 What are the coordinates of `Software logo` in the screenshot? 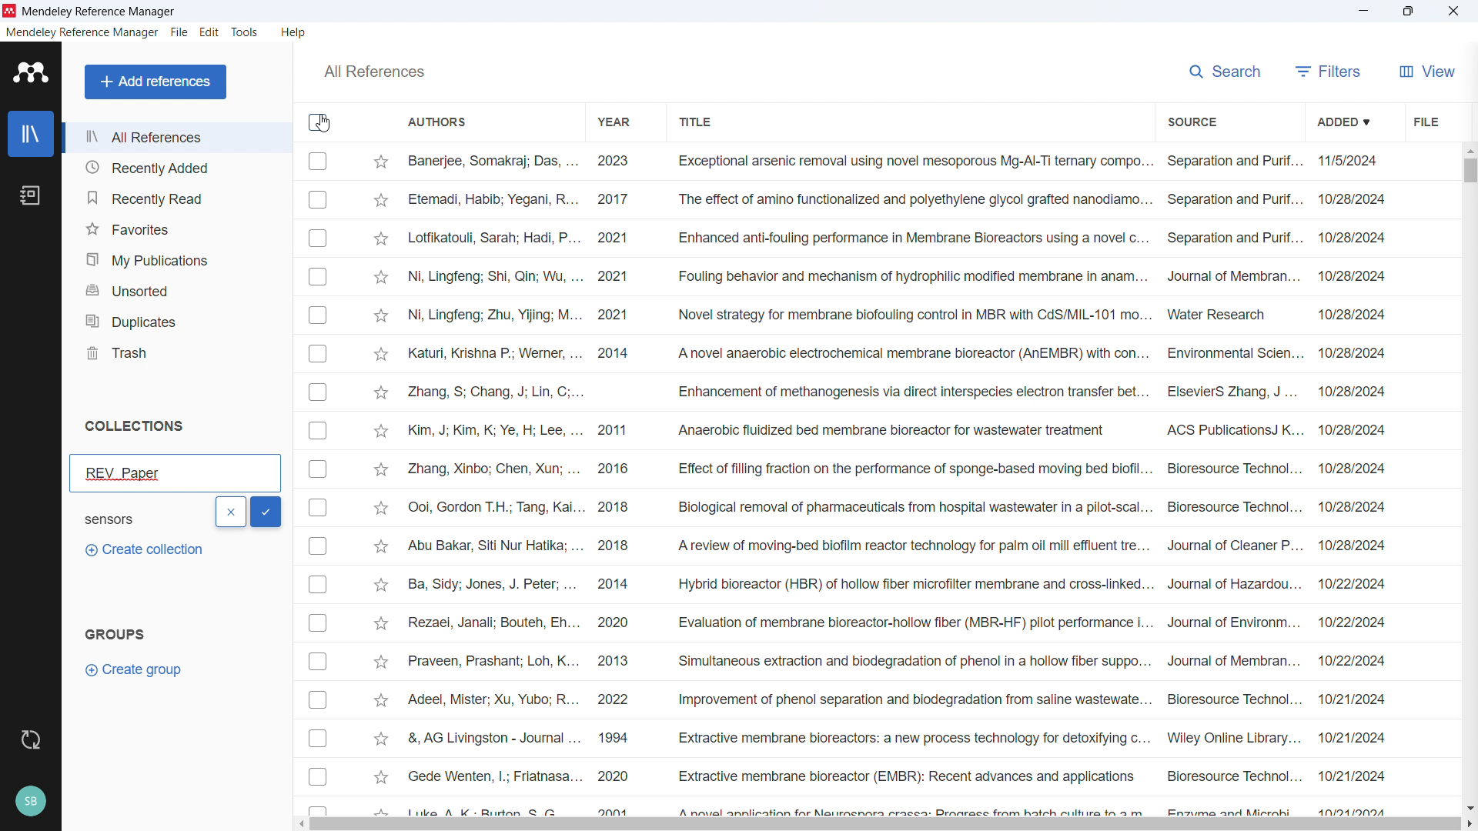 It's located at (28, 72).